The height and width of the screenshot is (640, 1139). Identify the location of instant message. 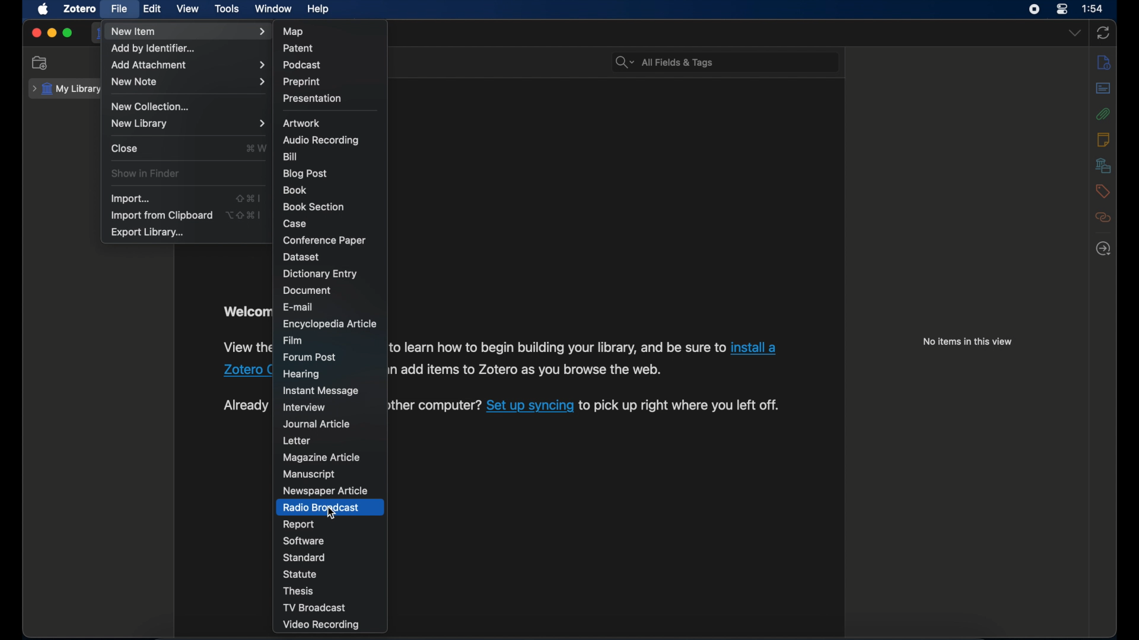
(321, 391).